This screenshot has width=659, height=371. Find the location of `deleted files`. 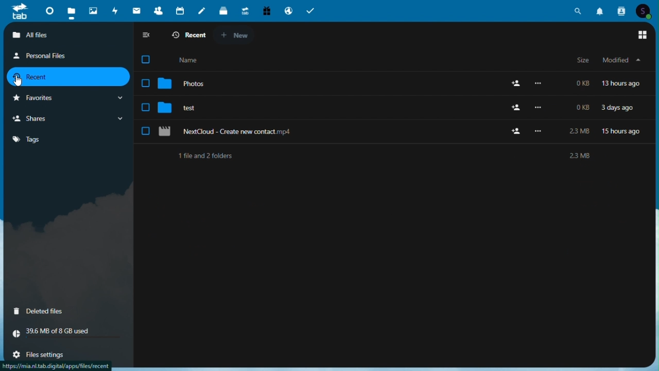

deleted files is located at coordinates (67, 312).